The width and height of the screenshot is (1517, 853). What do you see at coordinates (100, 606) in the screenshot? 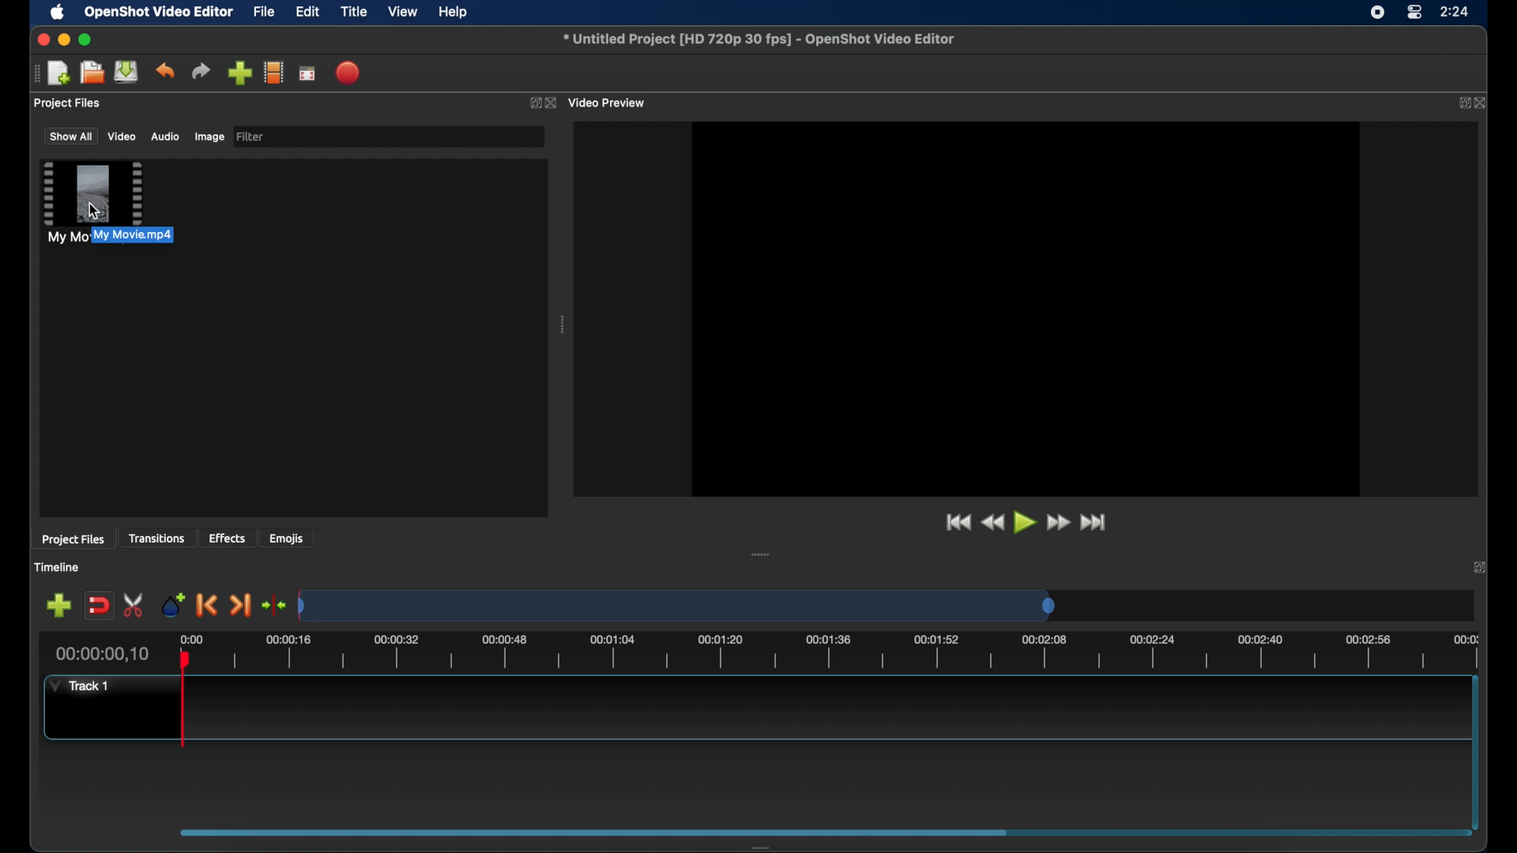
I see `disable snapping` at bounding box center [100, 606].